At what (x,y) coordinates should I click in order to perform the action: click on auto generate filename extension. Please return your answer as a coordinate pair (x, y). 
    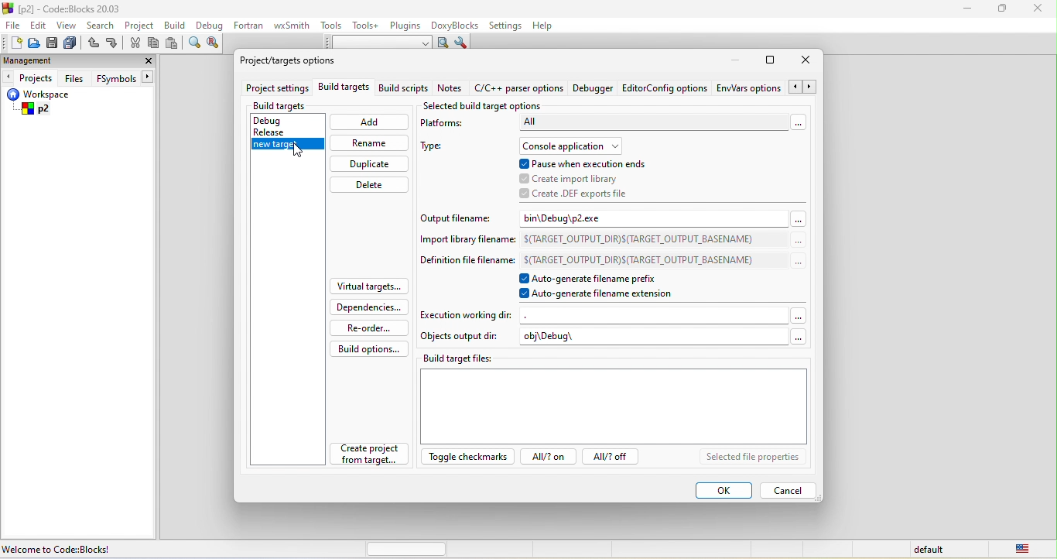
    Looking at the image, I should click on (604, 296).